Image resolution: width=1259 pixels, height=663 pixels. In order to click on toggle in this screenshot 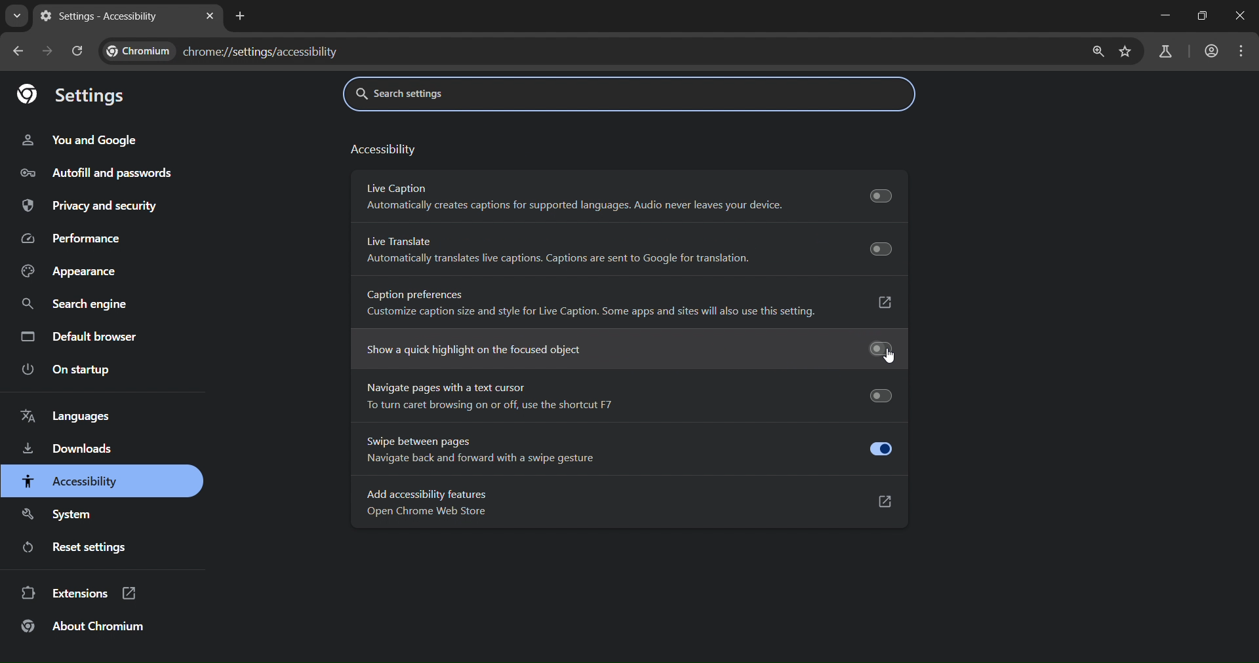, I will do `click(880, 449)`.